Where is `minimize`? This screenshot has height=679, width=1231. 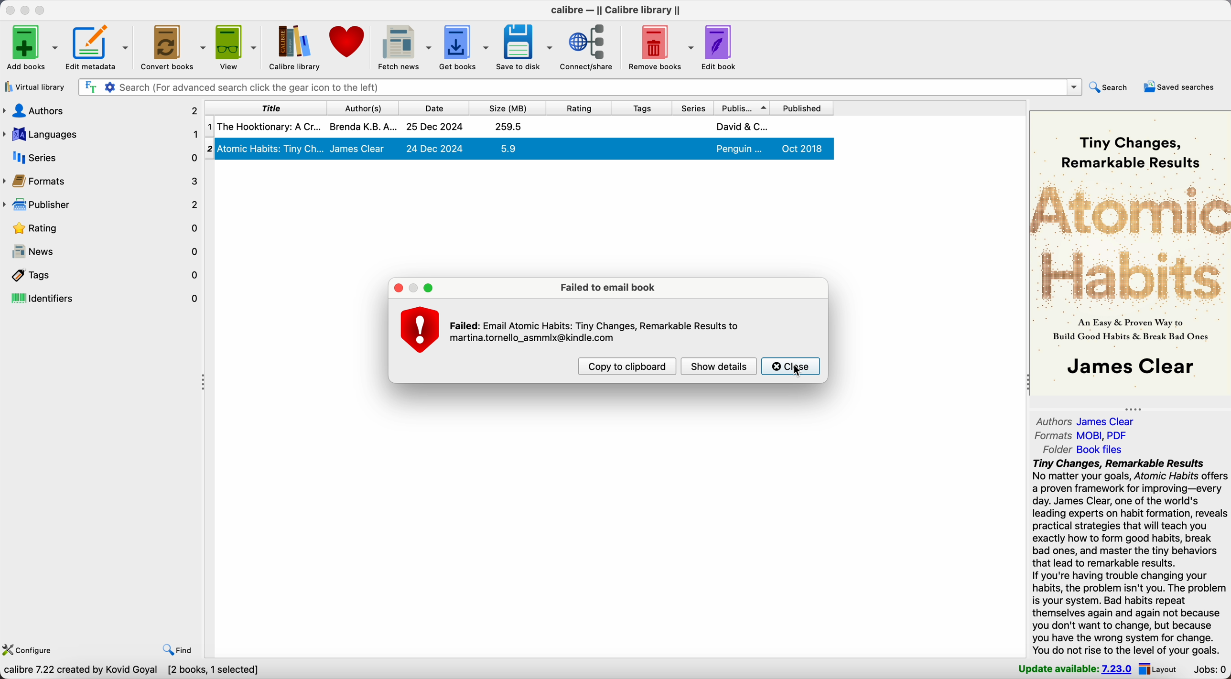
minimize is located at coordinates (25, 9).